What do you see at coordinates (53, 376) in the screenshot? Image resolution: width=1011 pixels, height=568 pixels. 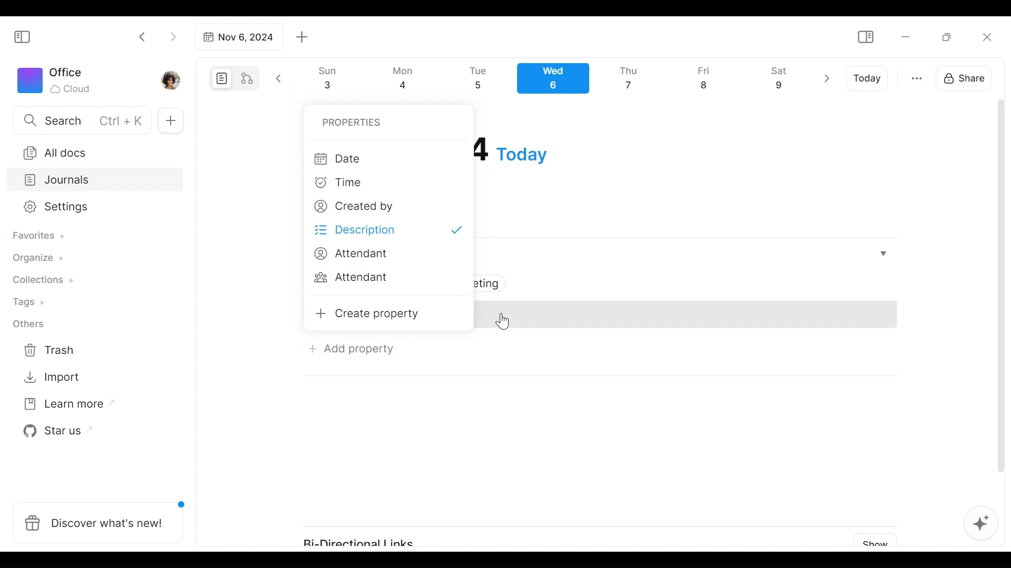 I see `Import` at bounding box center [53, 376].